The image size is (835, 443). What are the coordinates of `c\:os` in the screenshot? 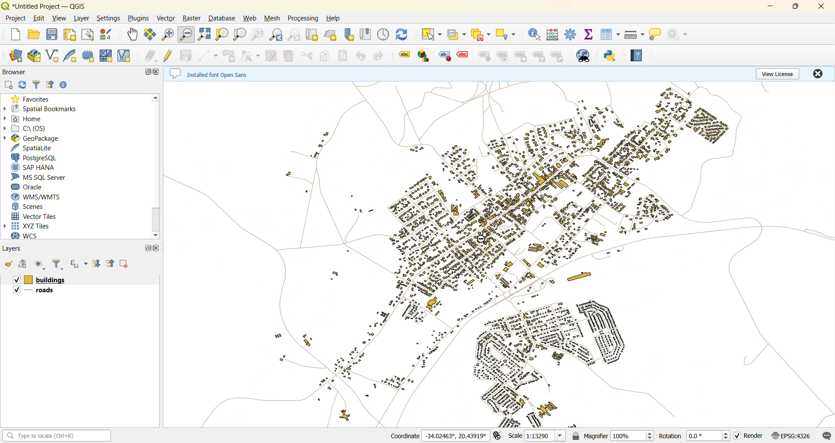 It's located at (29, 129).